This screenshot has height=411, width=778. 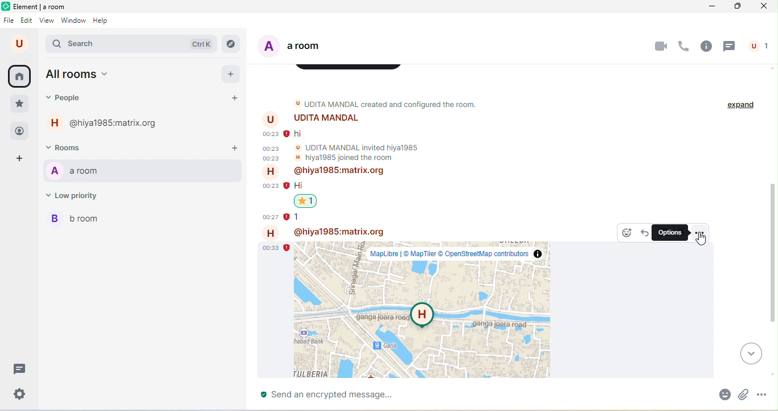 What do you see at coordinates (671, 233) in the screenshot?
I see `options dialog box` at bounding box center [671, 233].